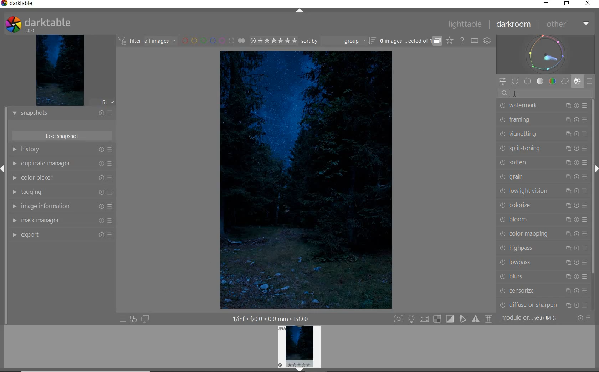 Image resolution: width=599 pixels, height=372 pixels. What do you see at coordinates (595, 167) in the screenshot?
I see `Expand/Collapse` at bounding box center [595, 167].